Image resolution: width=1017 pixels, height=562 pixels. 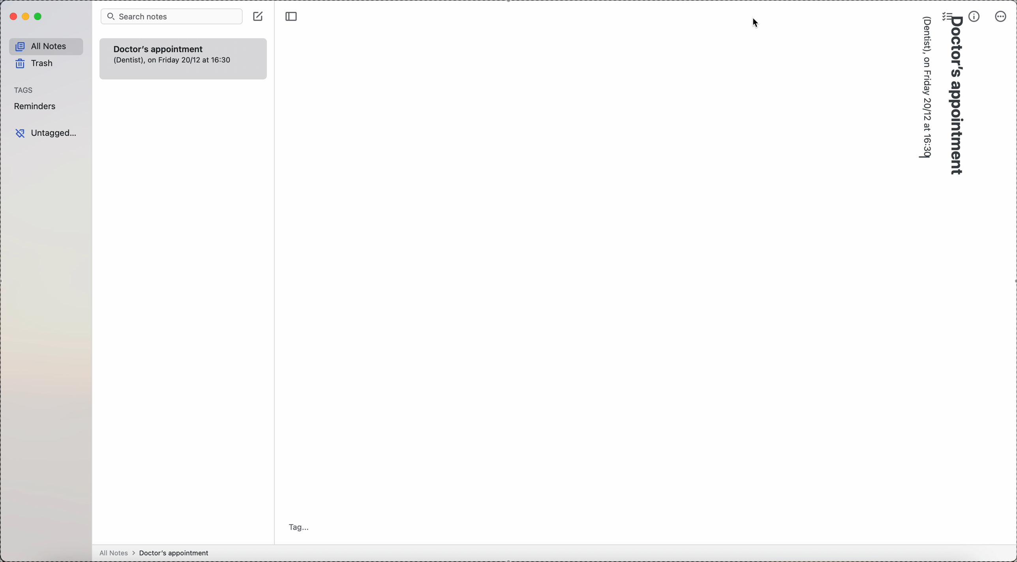 I want to click on Doctor's appointment note, so click(x=182, y=58).